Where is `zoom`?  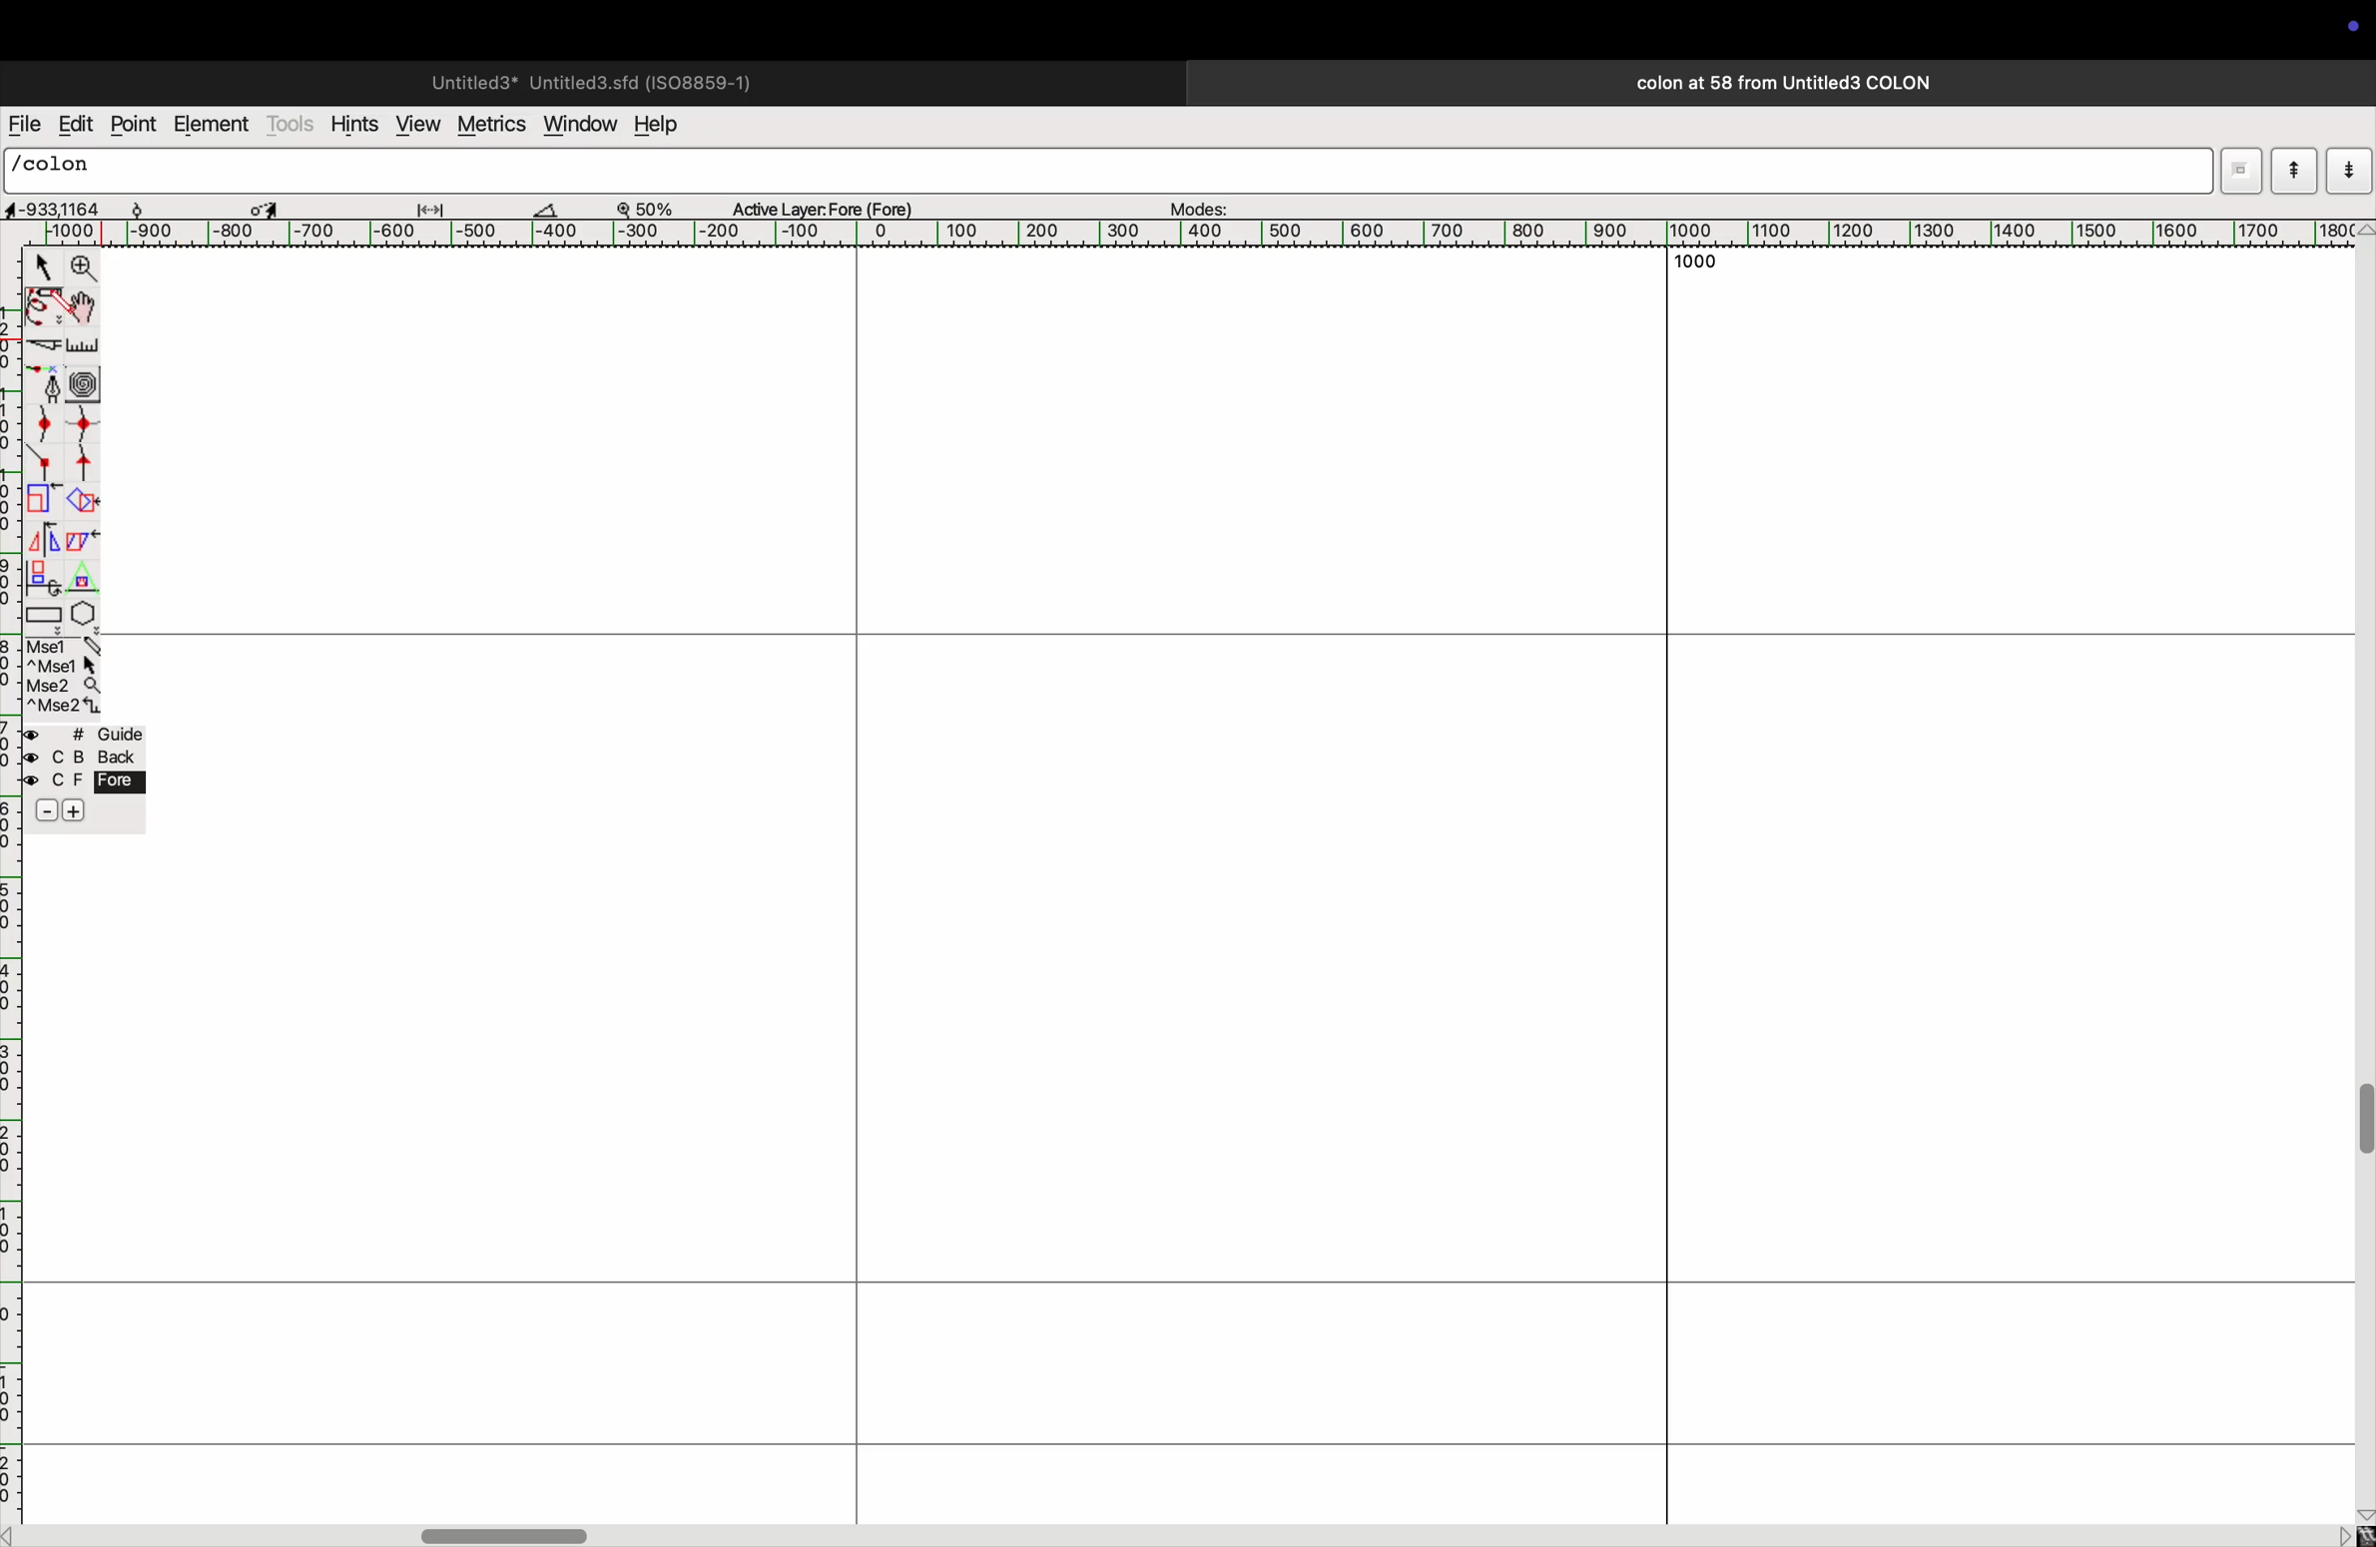 zoom is located at coordinates (655, 207).